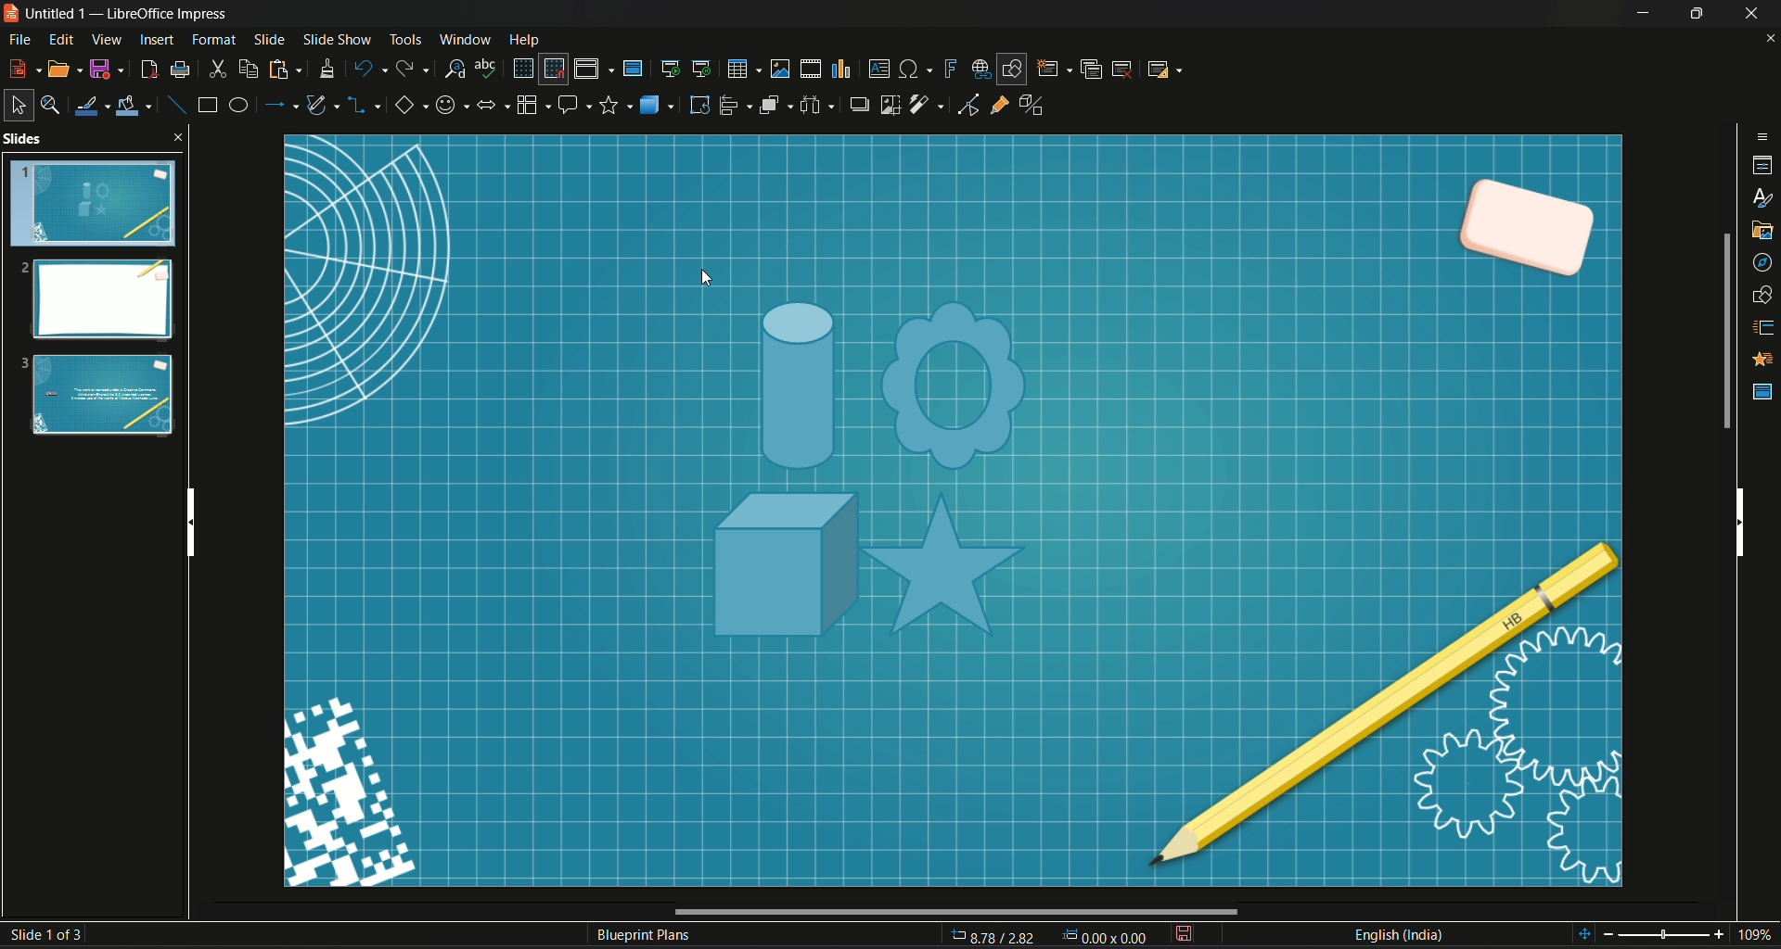 The height and width of the screenshot is (949, 1781). Describe the element at coordinates (282, 70) in the screenshot. I see `paste` at that location.